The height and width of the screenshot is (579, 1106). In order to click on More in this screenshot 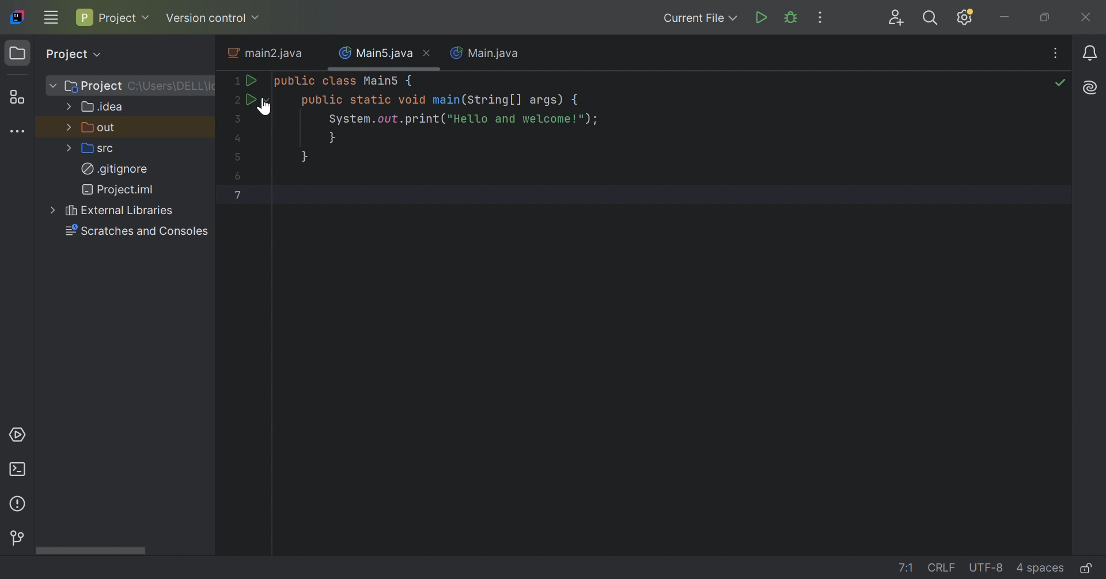, I will do `click(51, 85)`.